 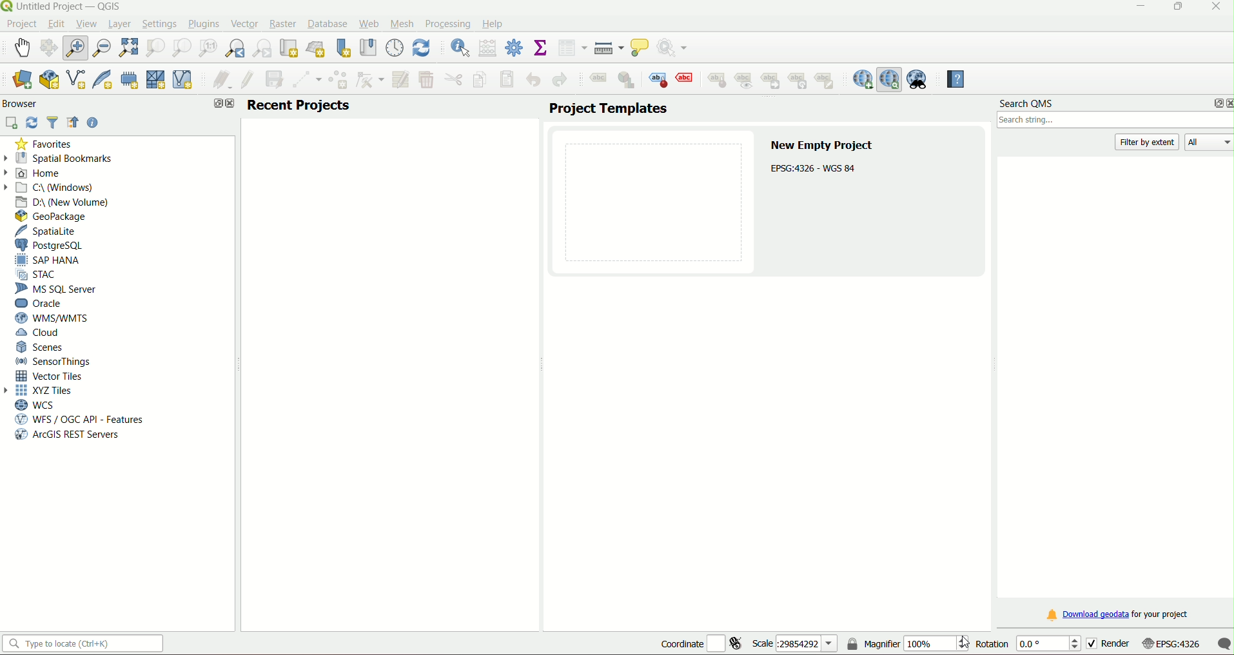 What do you see at coordinates (773, 81) in the screenshot?
I see `move label` at bounding box center [773, 81].